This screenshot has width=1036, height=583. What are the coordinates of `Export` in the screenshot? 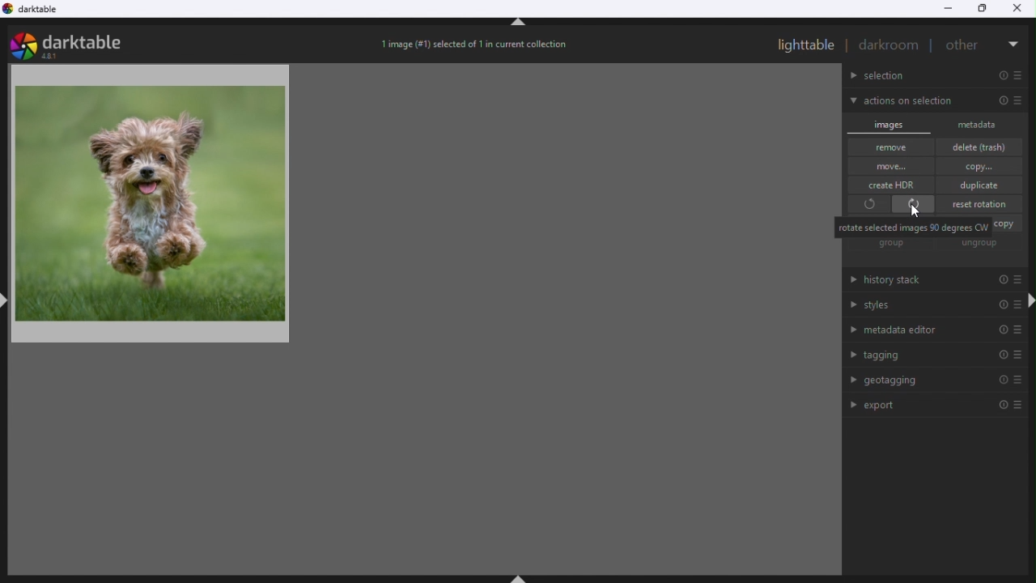 It's located at (940, 404).